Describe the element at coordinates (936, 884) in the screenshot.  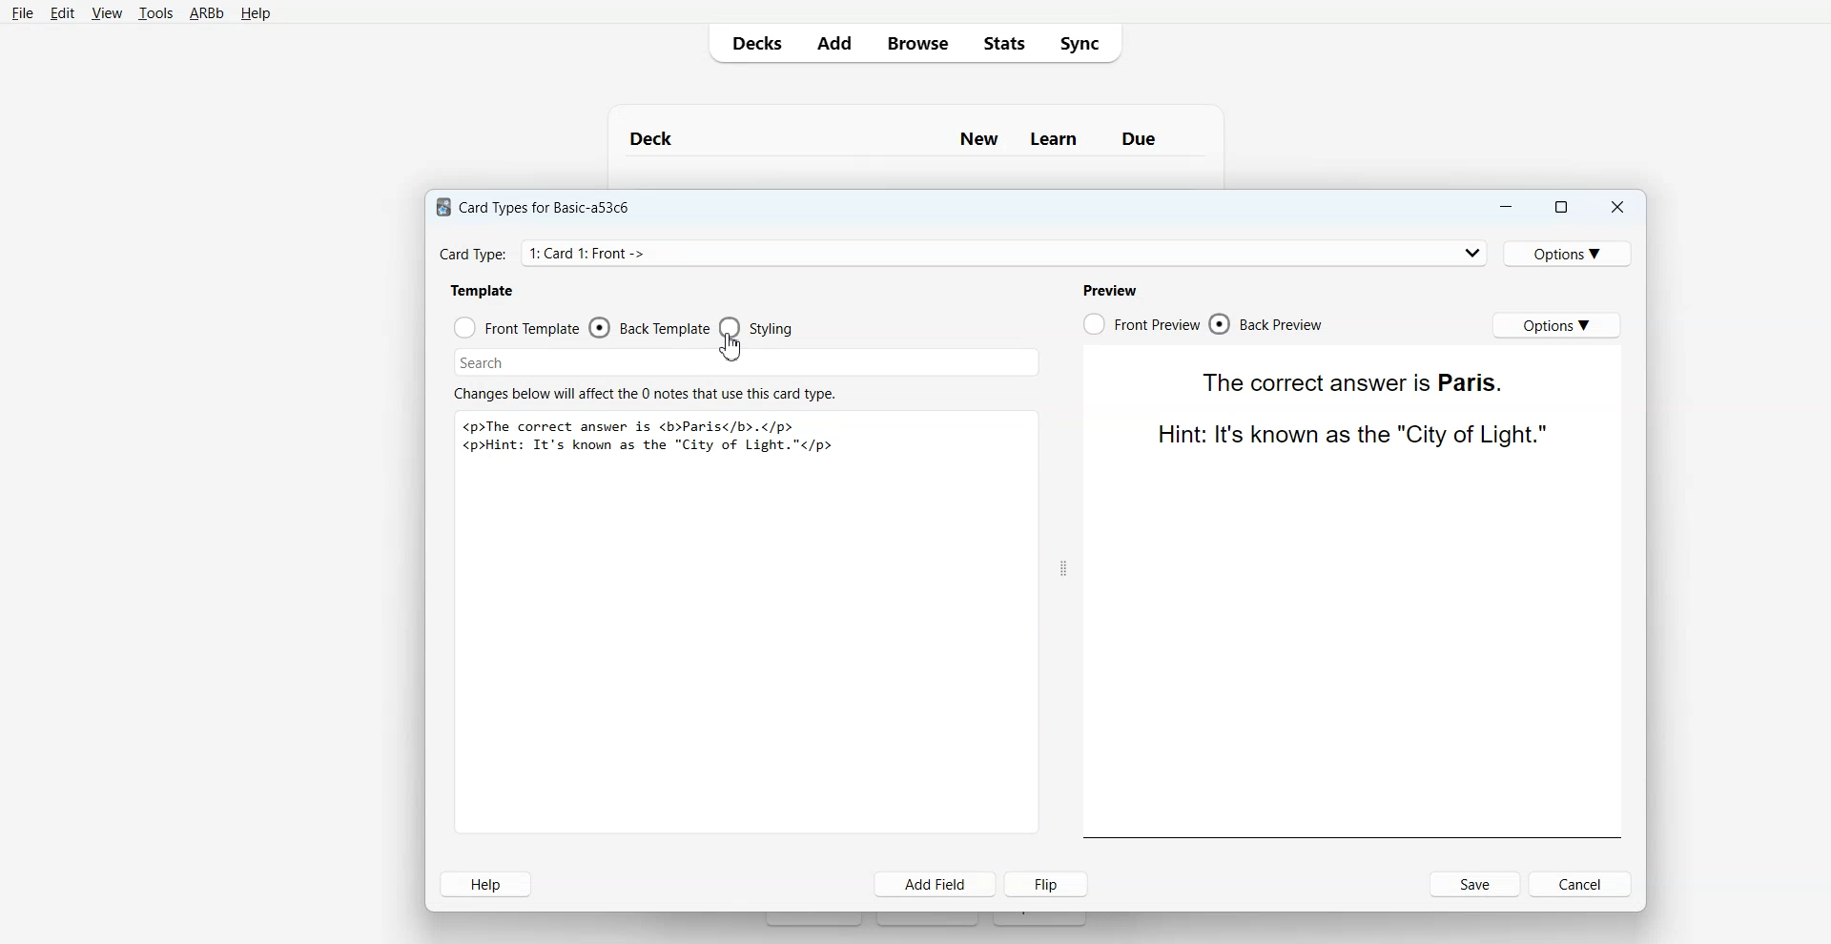
I see `Add Field` at that location.